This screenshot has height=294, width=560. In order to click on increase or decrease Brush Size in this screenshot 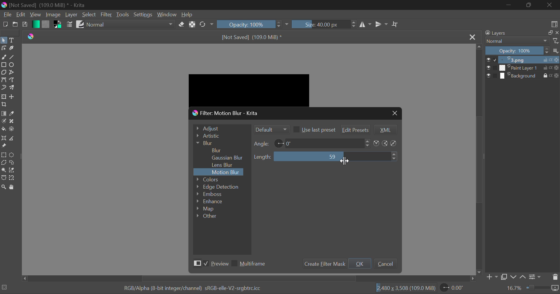, I will do `click(354, 25)`.